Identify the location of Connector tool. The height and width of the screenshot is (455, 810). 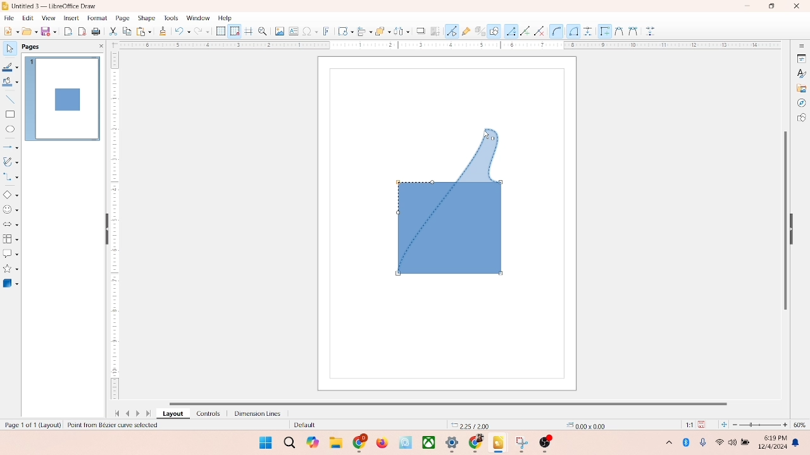
(573, 31).